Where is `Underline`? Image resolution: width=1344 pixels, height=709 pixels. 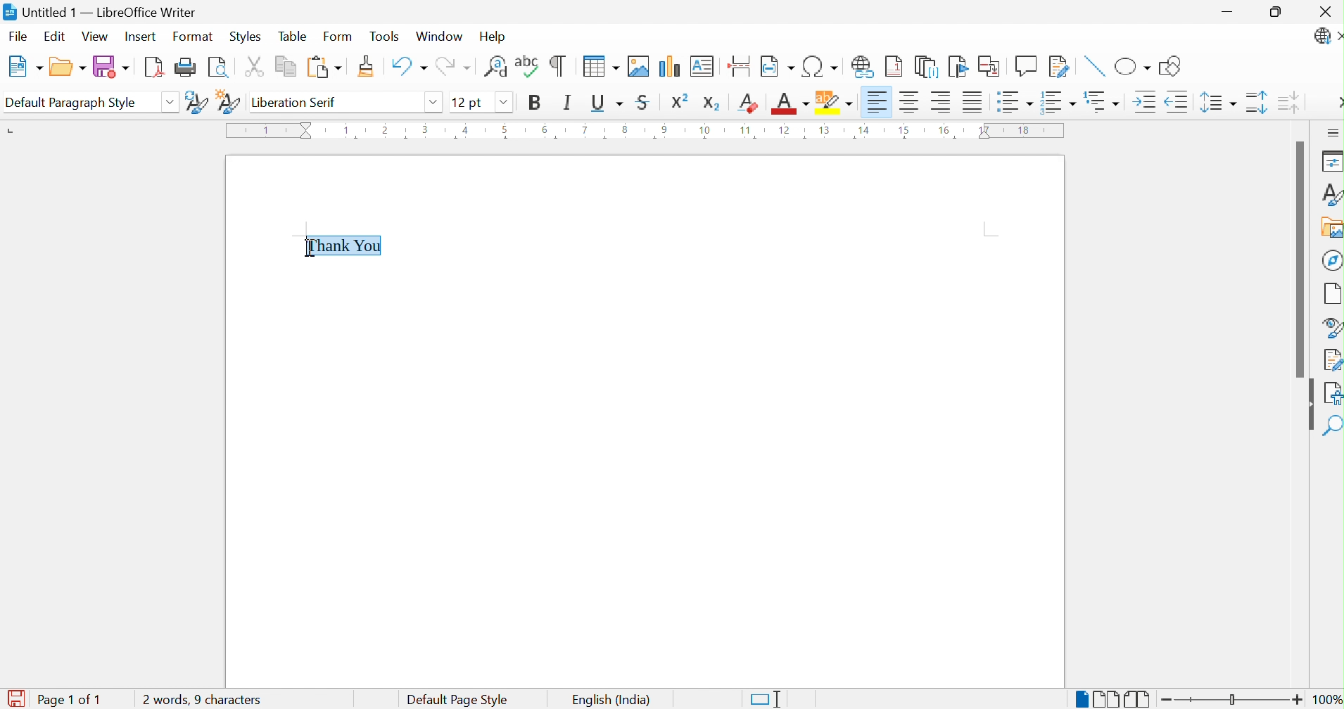
Underline is located at coordinates (609, 102).